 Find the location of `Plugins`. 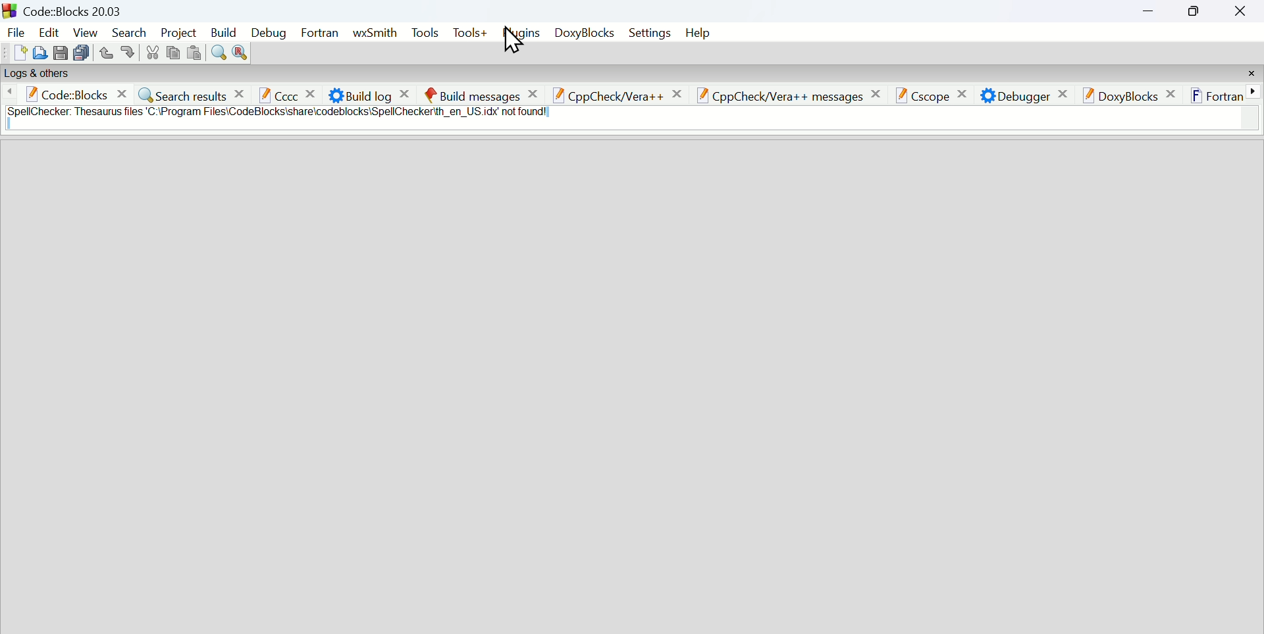

Plugins is located at coordinates (521, 32).